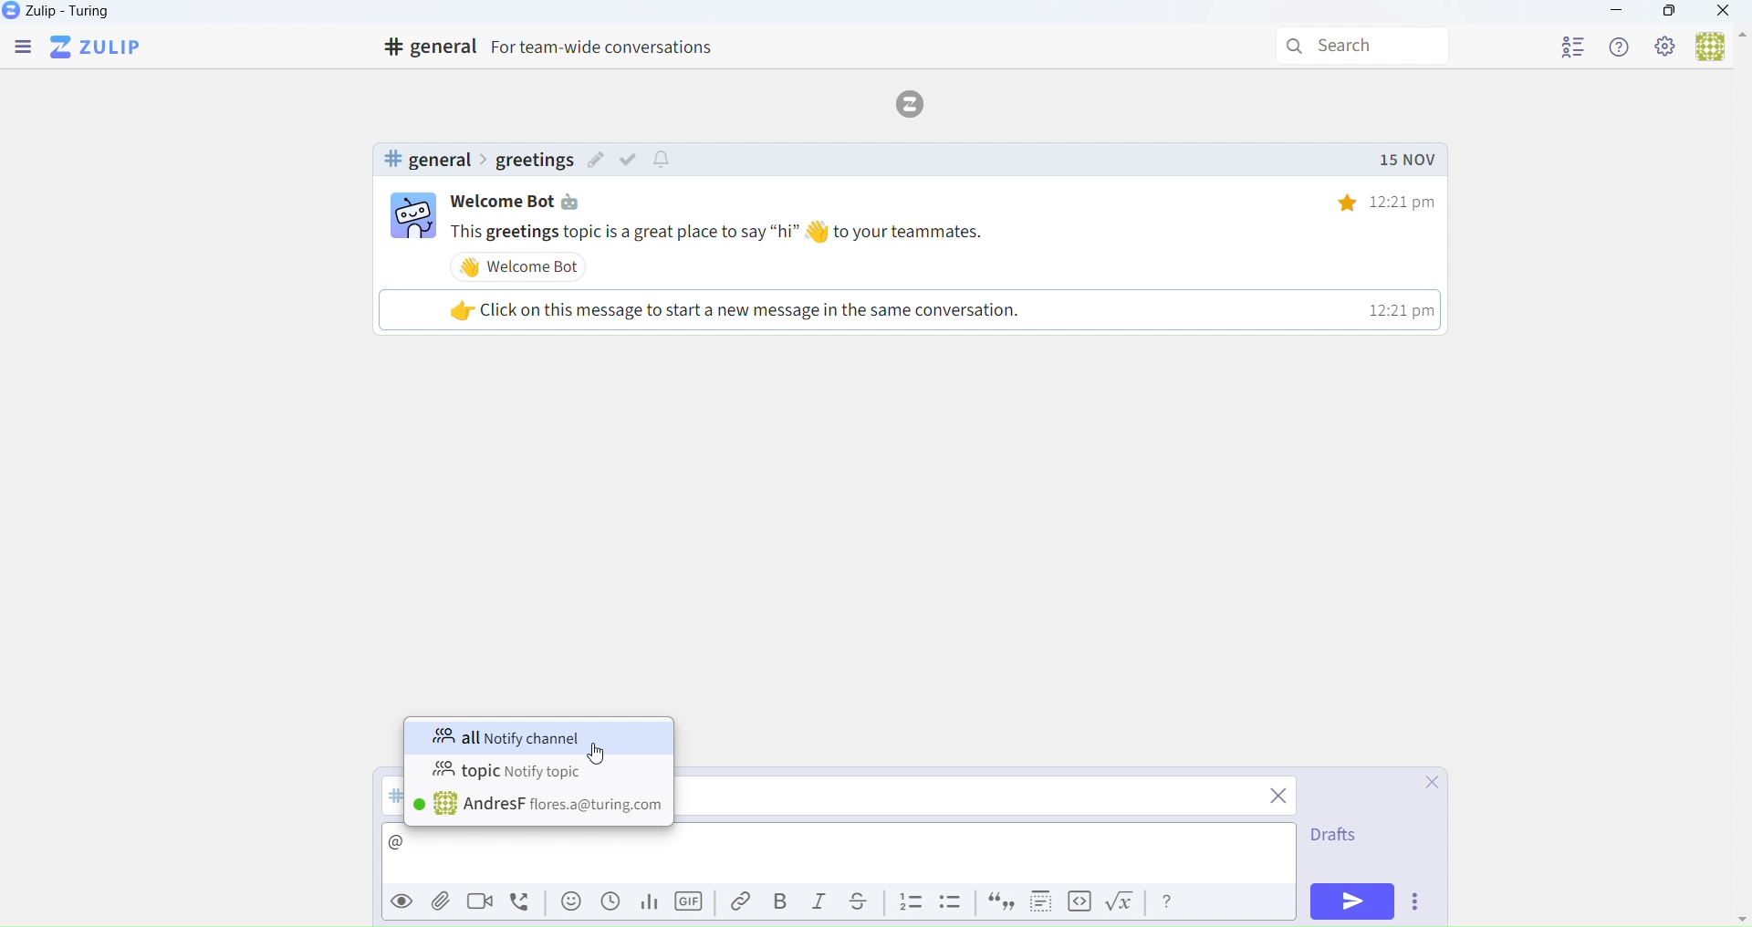 Image resolution: width=1752 pixels, height=927 pixels. What do you see at coordinates (820, 905) in the screenshot?
I see `Italic` at bounding box center [820, 905].